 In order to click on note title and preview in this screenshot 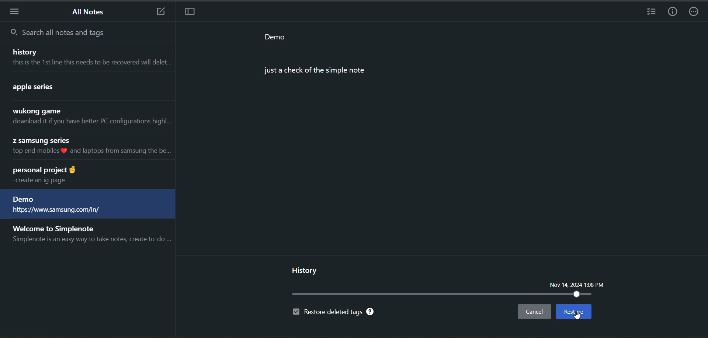, I will do `click(88, 88)`.